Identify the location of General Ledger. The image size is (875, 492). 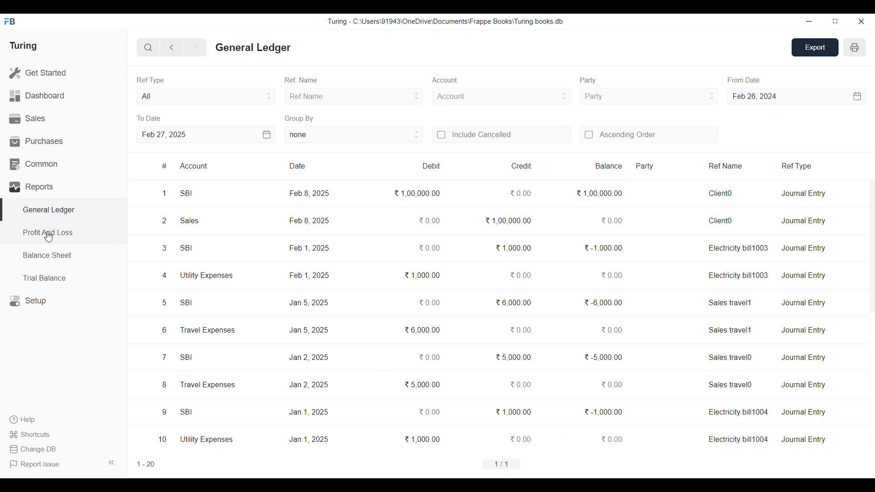
(254, 47).